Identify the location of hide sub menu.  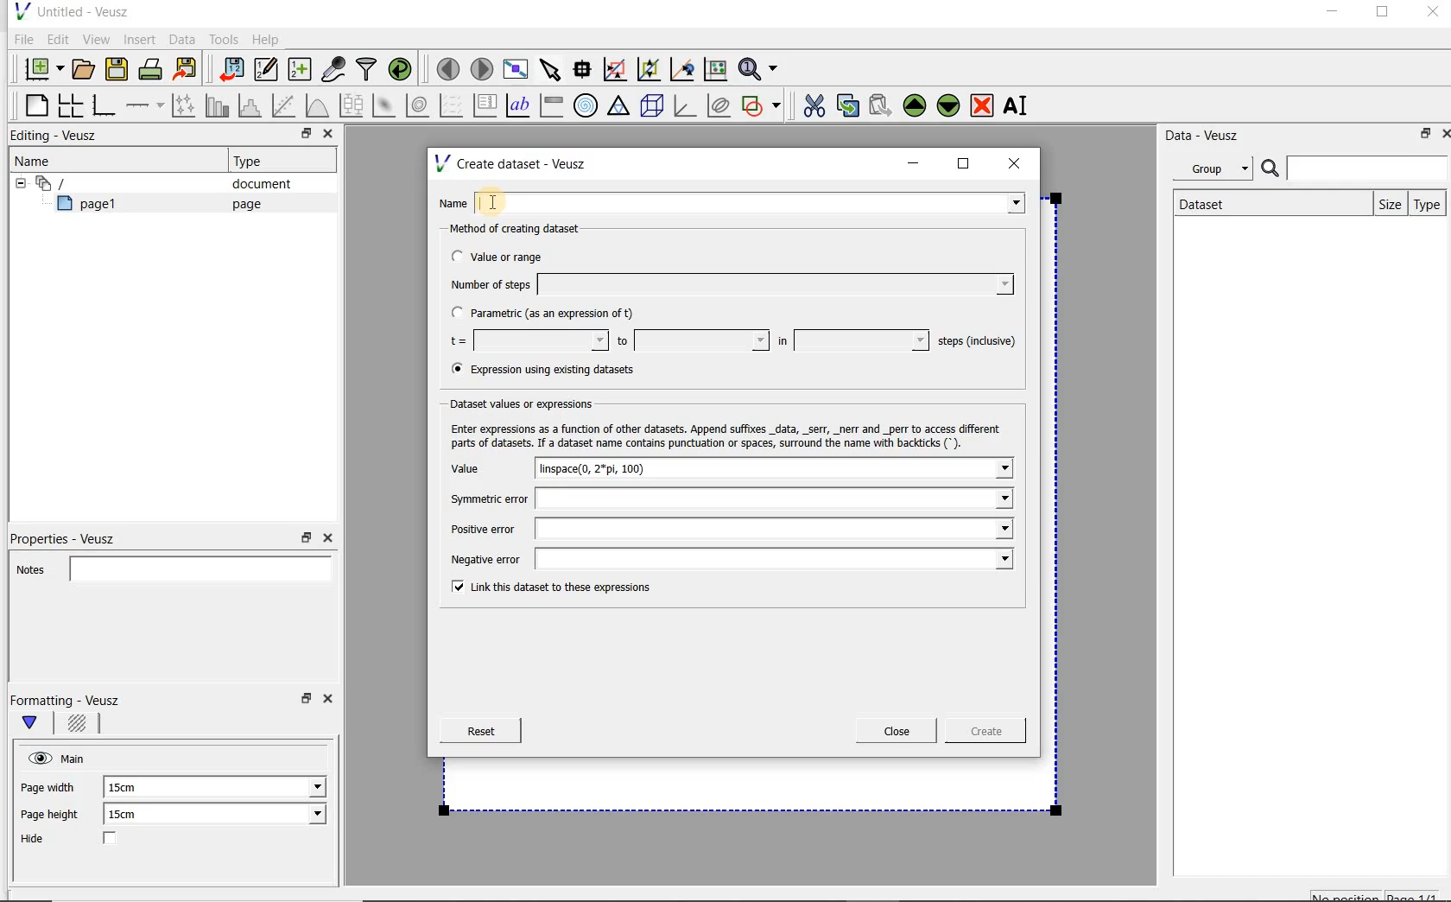
(16, 181).